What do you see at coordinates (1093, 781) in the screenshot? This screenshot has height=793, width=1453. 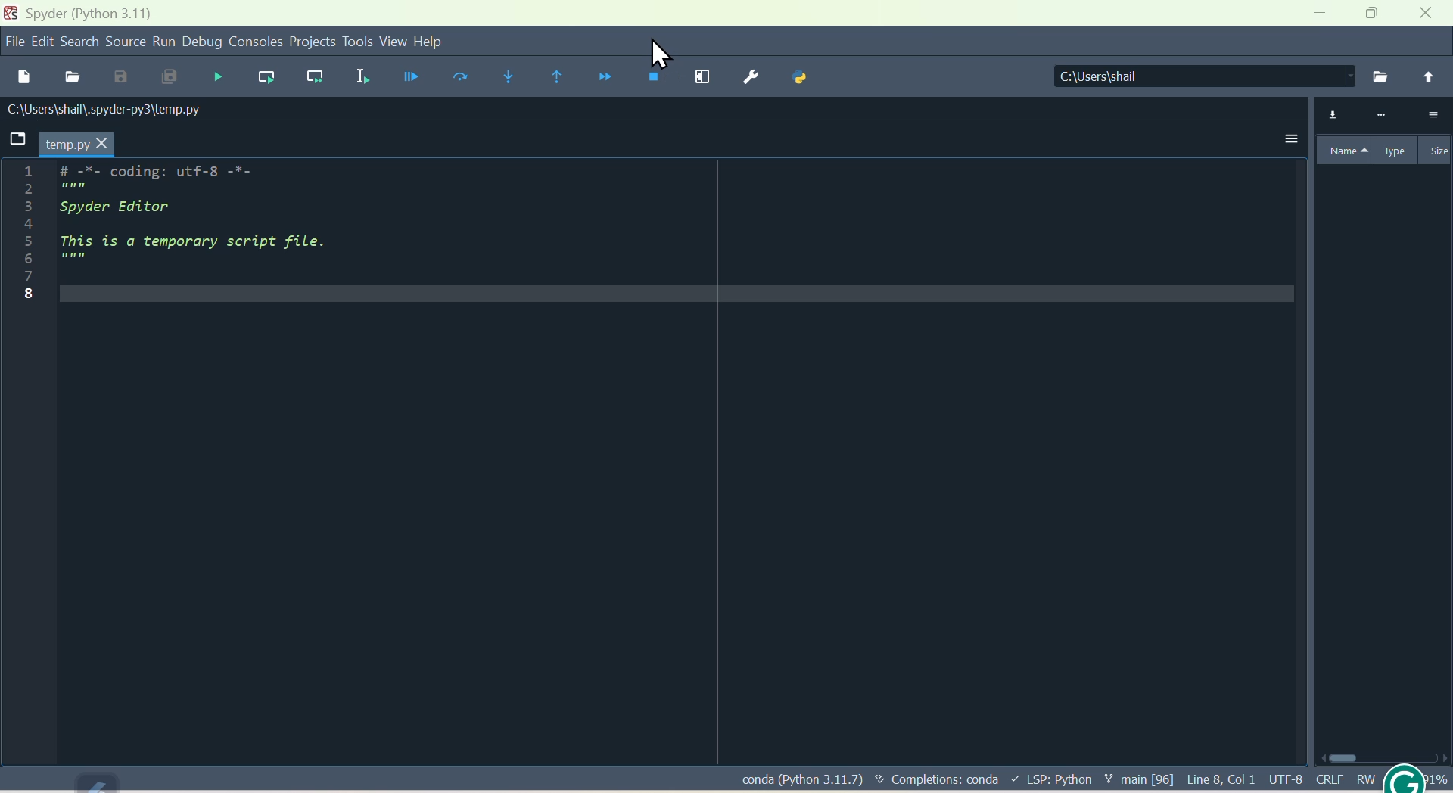 I see `Text - conda (Python 3.11.7) Completions: conda LSP: Python main [96] Line 8, Col 1 UTF-8 CRLF RW Mem 91%` at bounding box center [1093, 781].